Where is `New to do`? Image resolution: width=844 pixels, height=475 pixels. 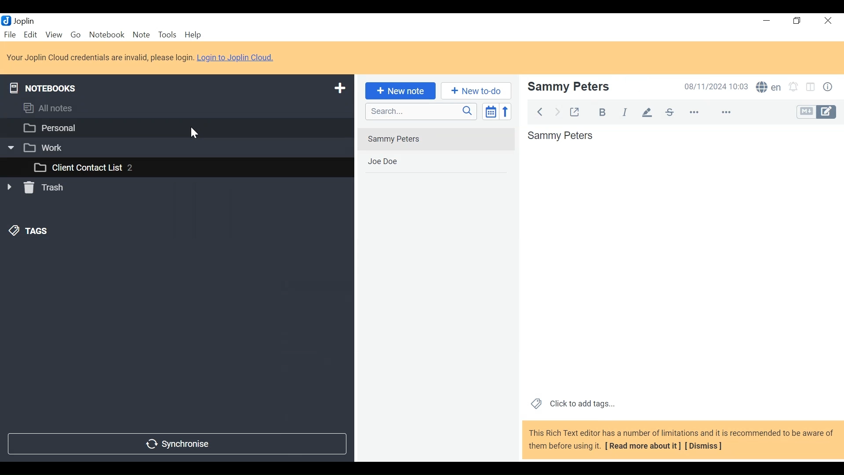 New to do is located at coordinates (474, 91).